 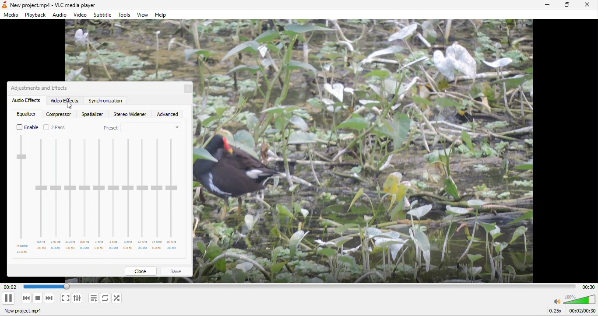 I want to click on stop playback, so click(x=39, y=299).